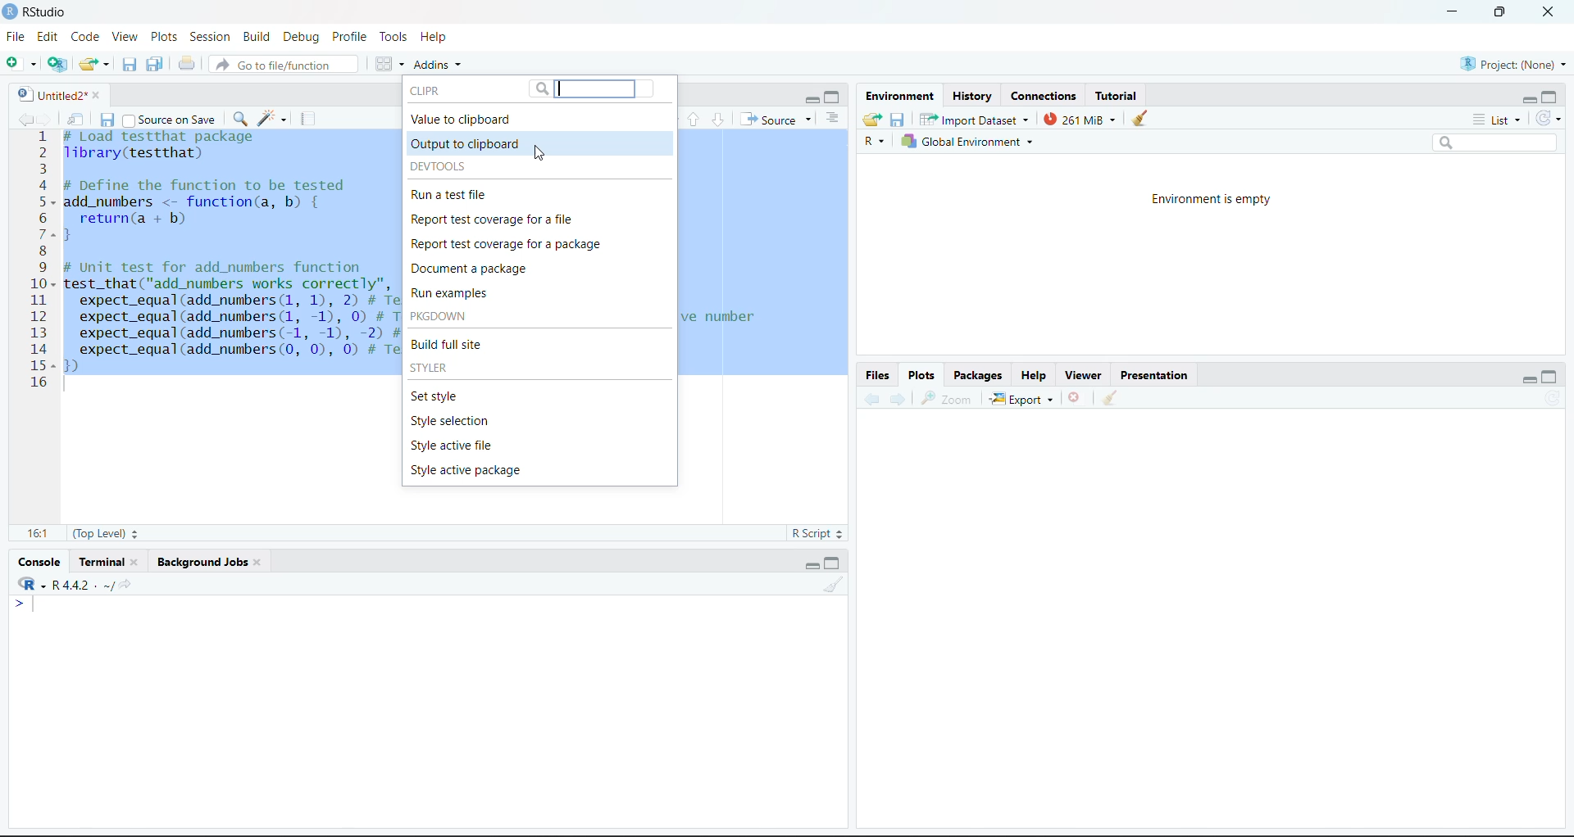 Image resolution: width=1574 pixels, height=837 pixels. I want to click on Save all the open documents, so click(156, 64).